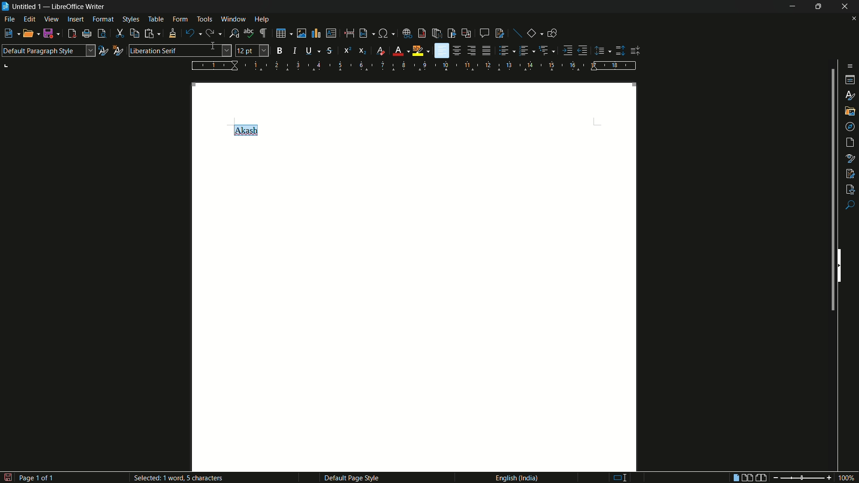  I want to click on view menu, so click(51, 19).